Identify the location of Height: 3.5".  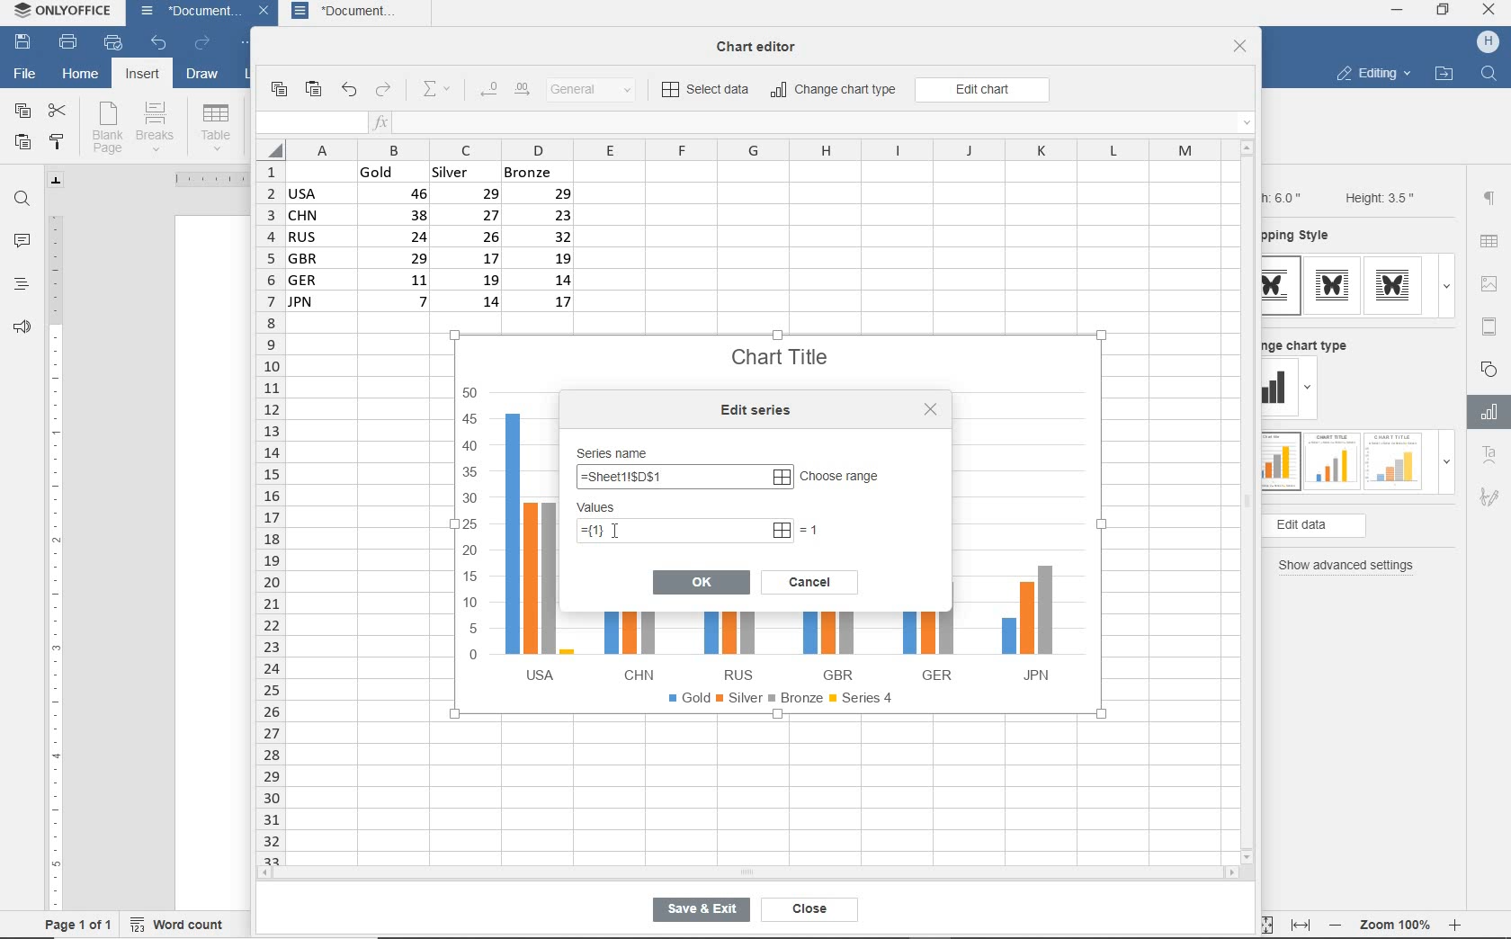
(1377, 197).